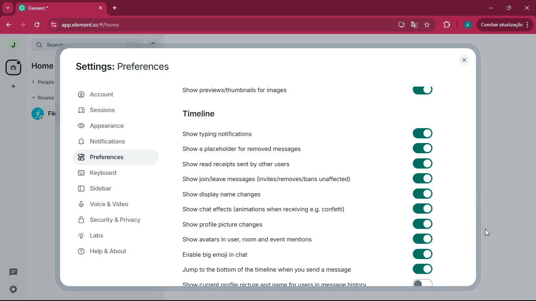  Describe the element at coordinates (111, 112) in the screenshot. I see `sessions` at that location.